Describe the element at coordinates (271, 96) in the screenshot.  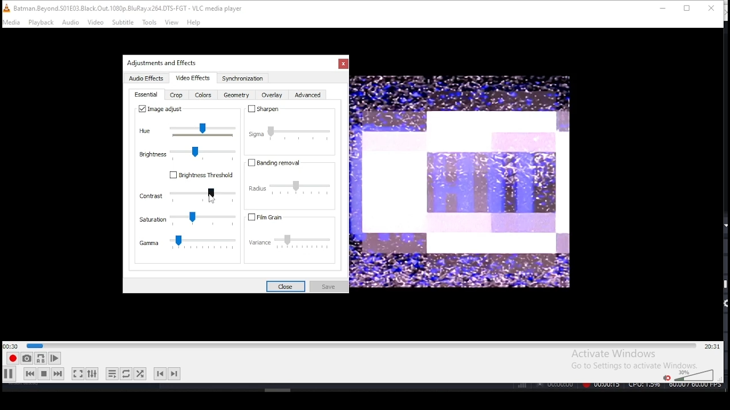
I see `overlay` at that location.